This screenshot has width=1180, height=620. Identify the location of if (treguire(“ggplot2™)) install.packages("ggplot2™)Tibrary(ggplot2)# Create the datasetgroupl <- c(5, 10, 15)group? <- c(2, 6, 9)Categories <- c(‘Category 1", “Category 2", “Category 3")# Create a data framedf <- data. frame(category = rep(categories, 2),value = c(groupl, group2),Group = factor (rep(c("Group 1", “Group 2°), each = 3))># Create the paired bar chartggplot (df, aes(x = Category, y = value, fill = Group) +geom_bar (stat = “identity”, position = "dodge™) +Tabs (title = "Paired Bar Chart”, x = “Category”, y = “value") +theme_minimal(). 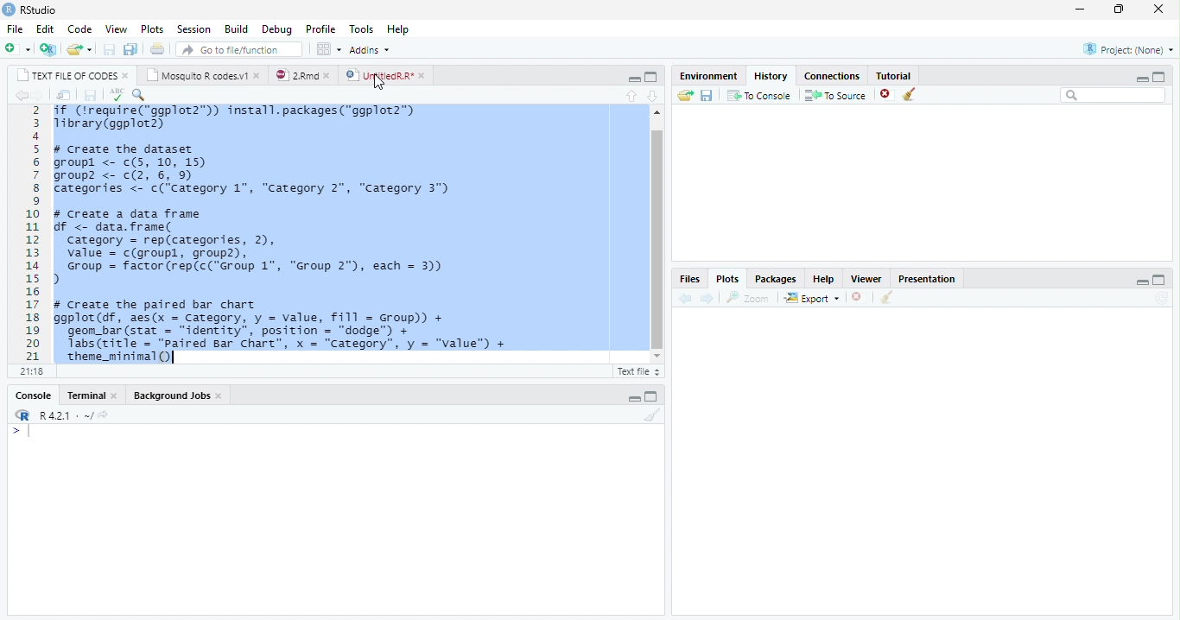
(300, 233).